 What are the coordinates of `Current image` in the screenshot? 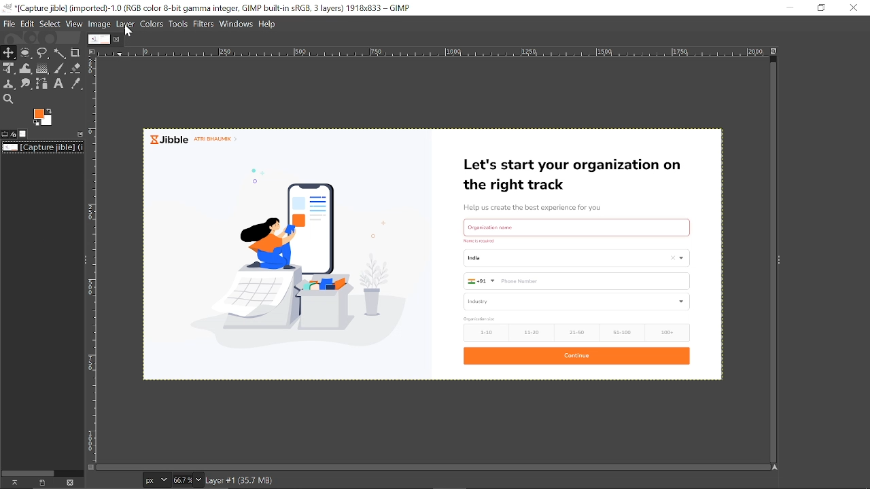 It's located at (436, 252).